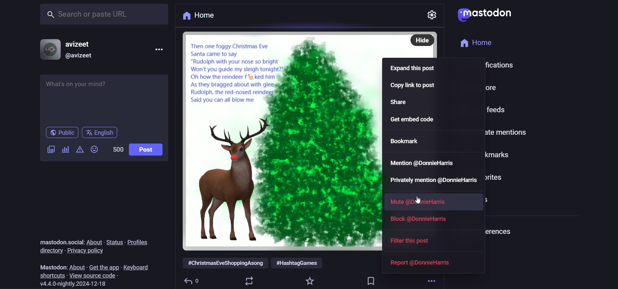  Describe the element at coordinates (117, 149) in the screenshot. I see `word limit` at that location.